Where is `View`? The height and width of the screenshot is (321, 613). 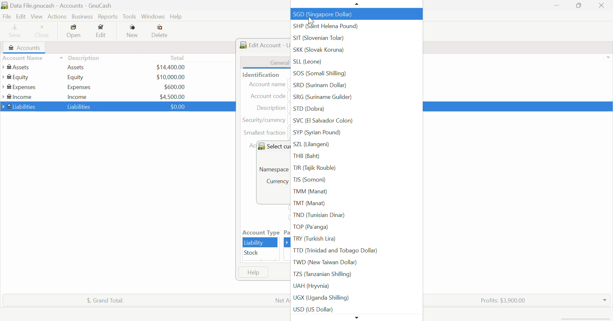
View is located at coordinates (36, 17).